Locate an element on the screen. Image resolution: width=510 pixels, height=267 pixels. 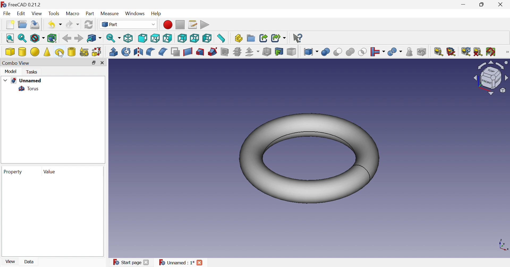
Boolean is located at coordinates (326, 52).